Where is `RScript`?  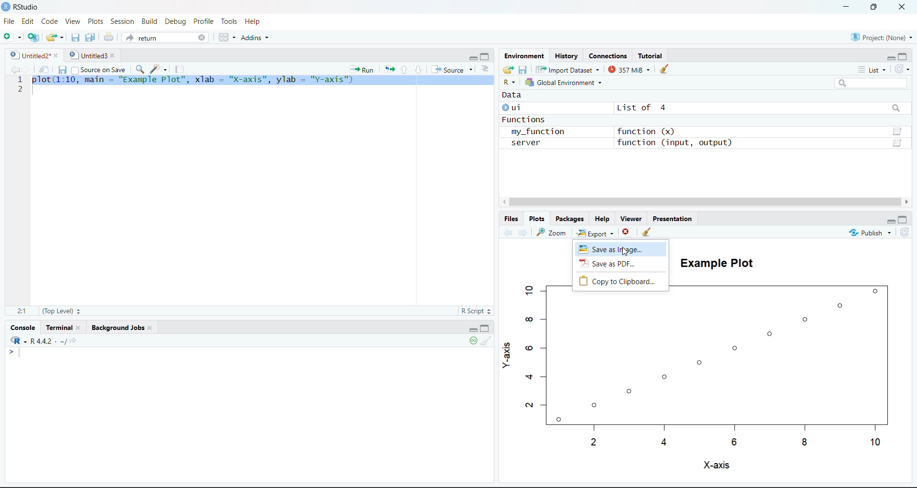 RScript is located at coordinates (476, 312).